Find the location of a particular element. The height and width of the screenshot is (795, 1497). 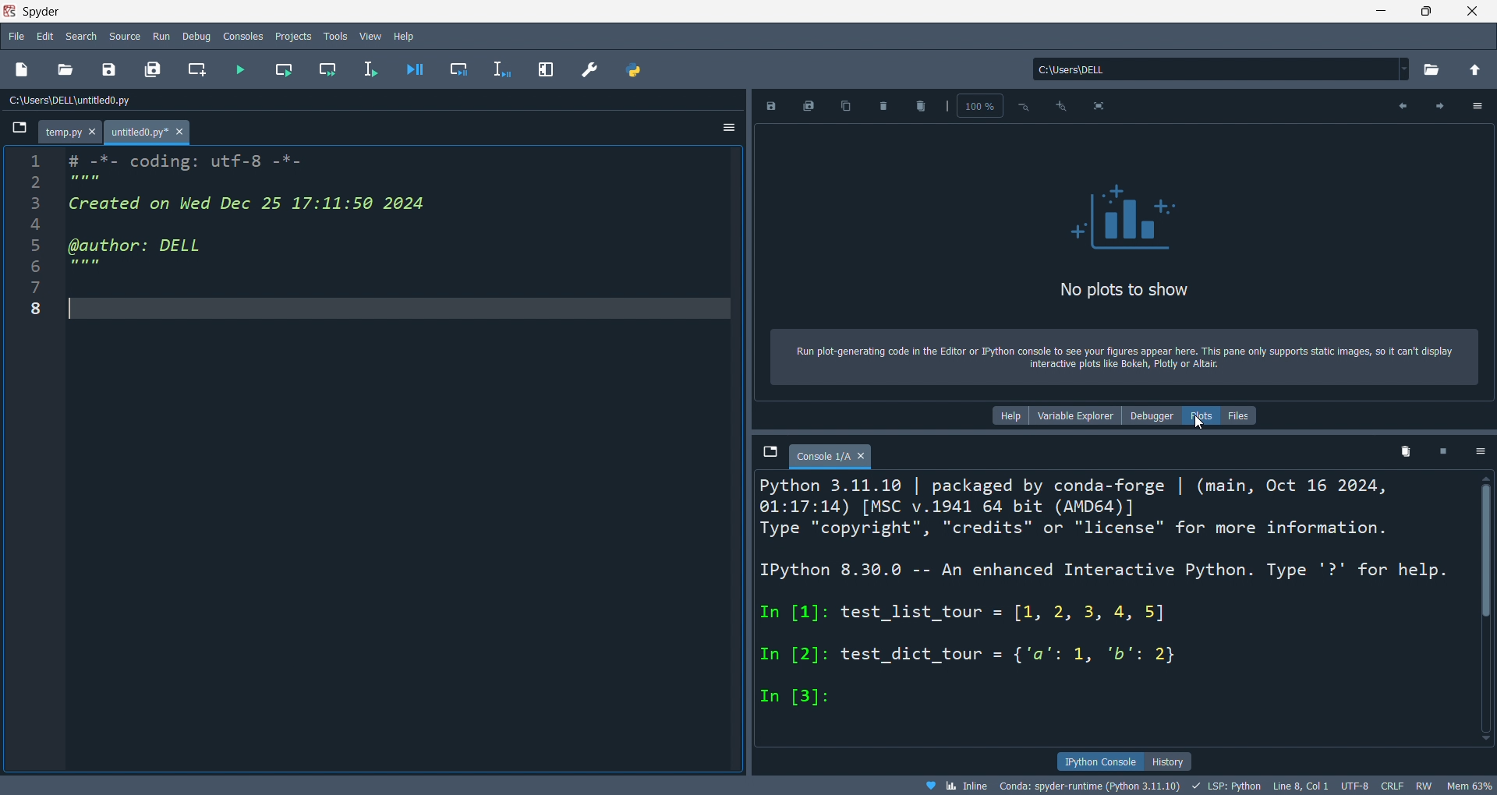

edit is located at coordinates (47, 36).